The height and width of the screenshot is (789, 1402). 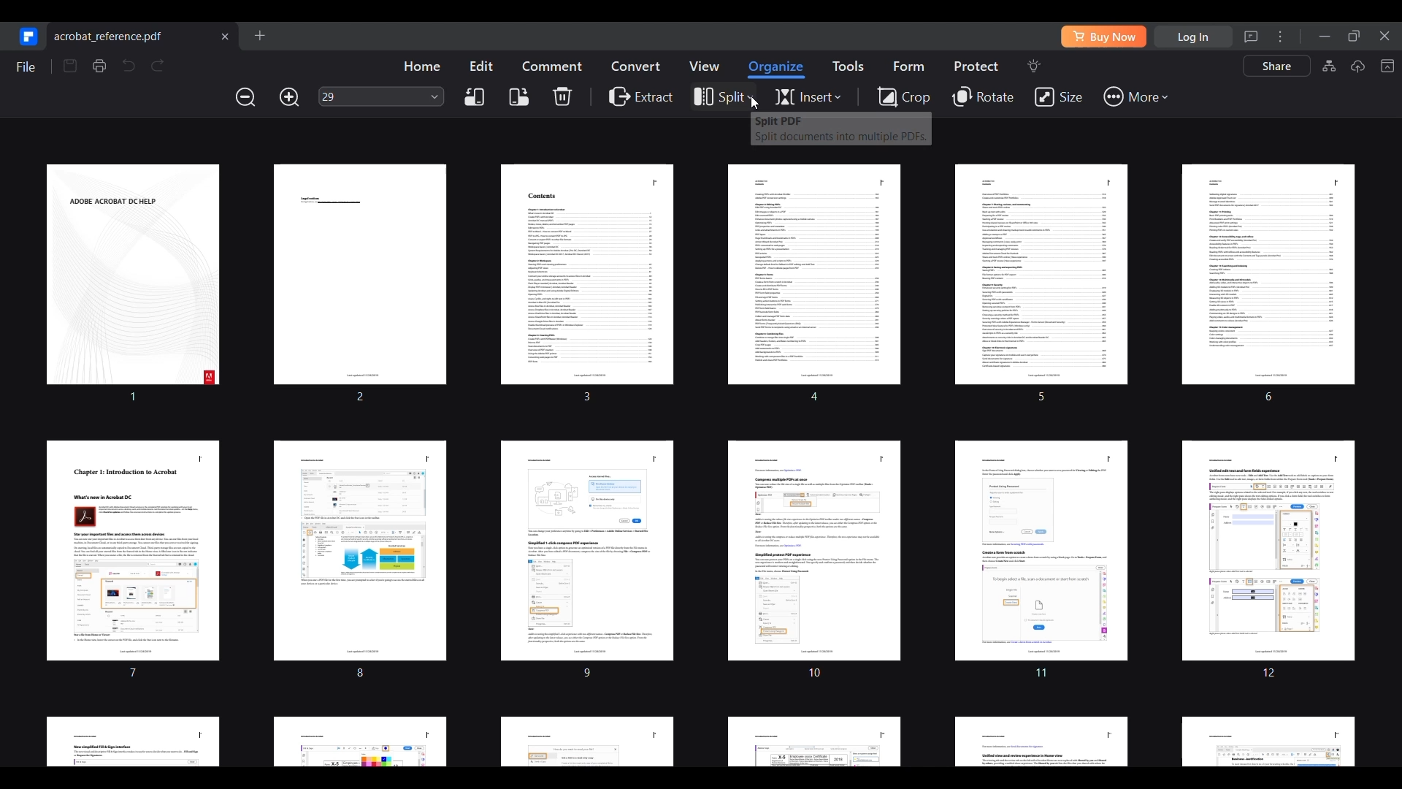 What do you see at coordinates (1280, 36) in the screenshot?
I see `More settings` at bounding box center [1280, 36].